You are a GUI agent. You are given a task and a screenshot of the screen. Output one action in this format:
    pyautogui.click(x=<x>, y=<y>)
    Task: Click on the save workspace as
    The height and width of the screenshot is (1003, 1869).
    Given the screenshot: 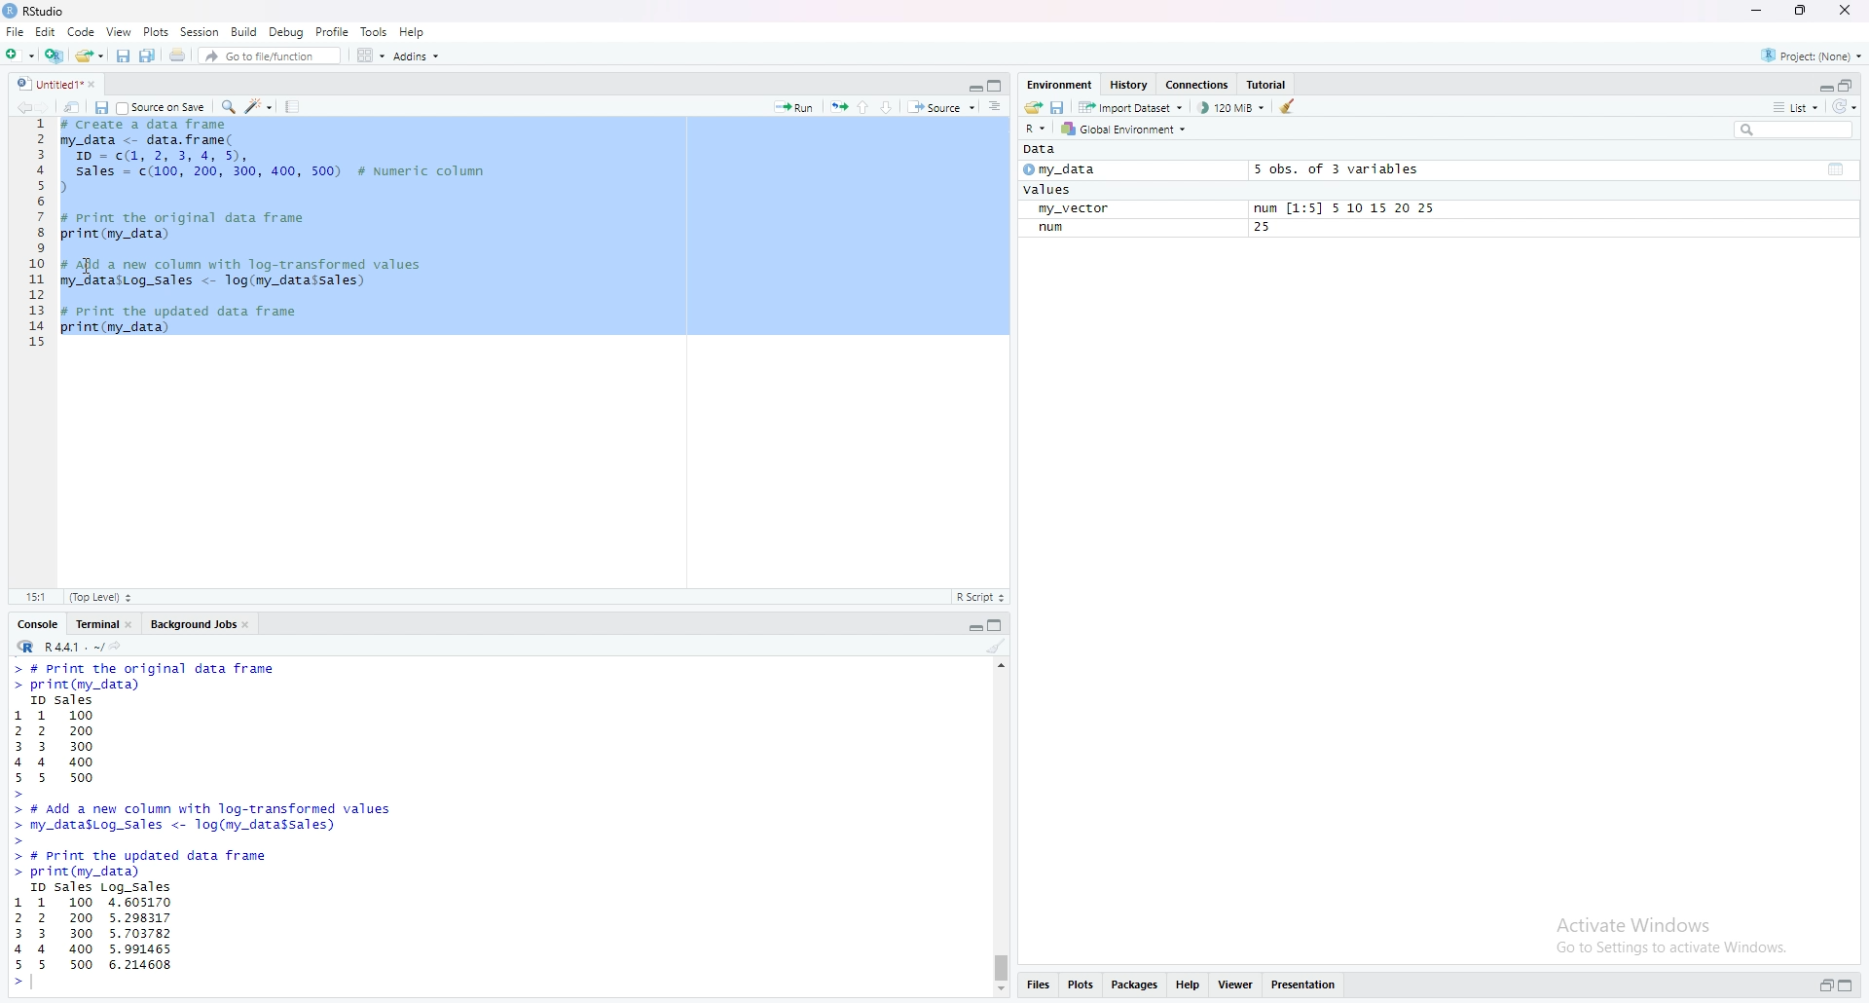 What is the action you would take?
    pyautogui.click(x=1057, y=107)
    